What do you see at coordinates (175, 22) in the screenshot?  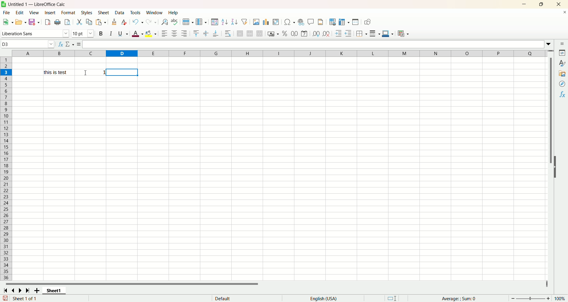 I see `spell check` at bounding box center [175, 22].